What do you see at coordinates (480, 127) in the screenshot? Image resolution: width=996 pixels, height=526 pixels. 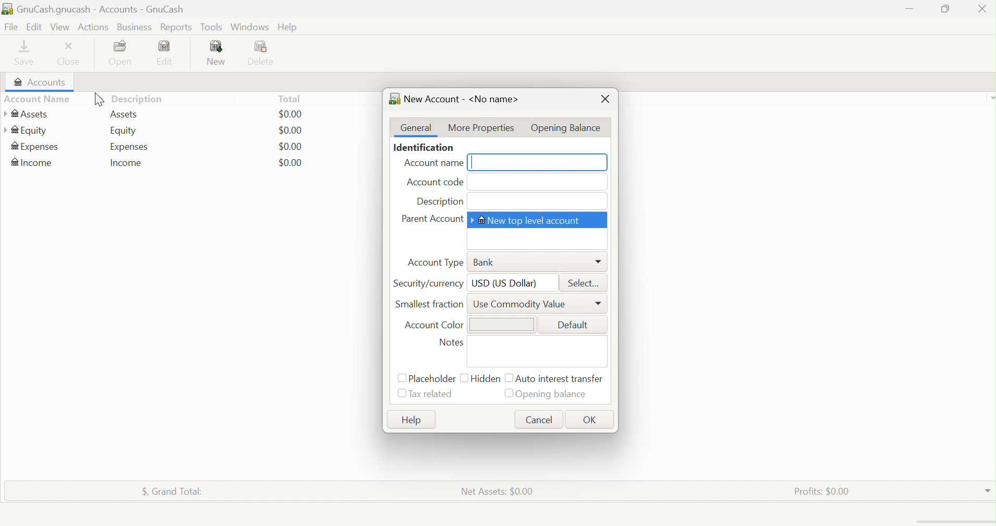 I see `More Properties` at bounding box center [480, 127].